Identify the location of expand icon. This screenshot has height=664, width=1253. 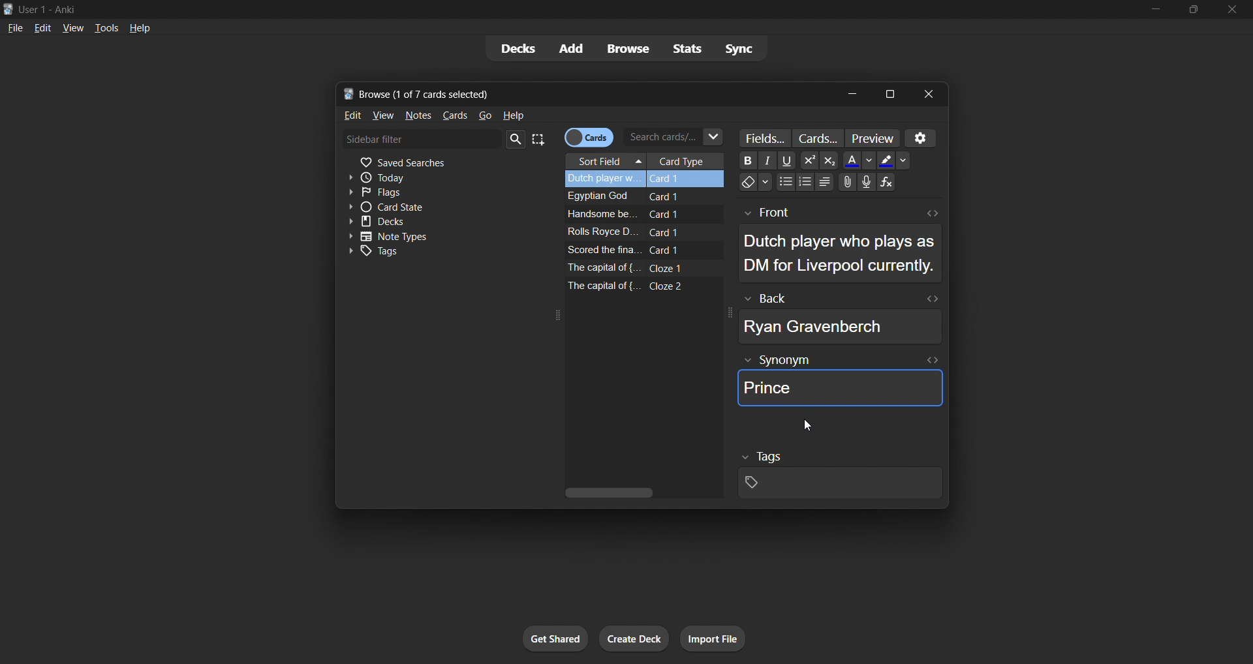
(555, 315).